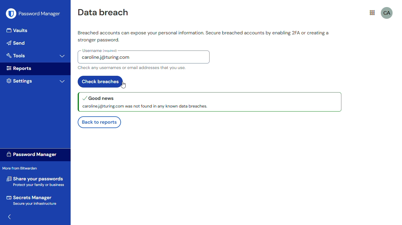 The image size is (402, 225). I want to click on cursor, so click(123, 85).